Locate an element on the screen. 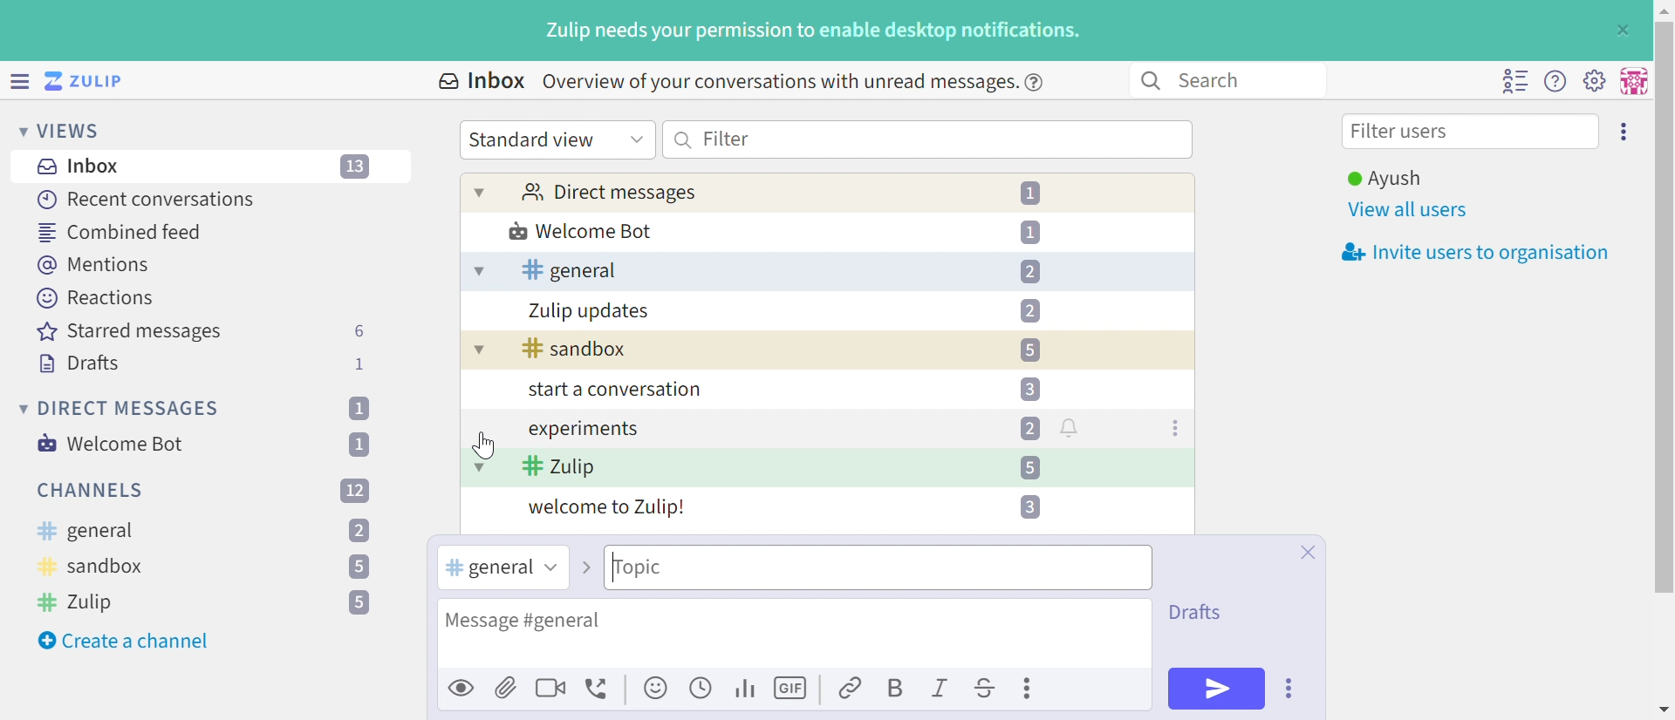 This screenshot has width=1675, height=720. Zulip is located at coordinates (79, 601).